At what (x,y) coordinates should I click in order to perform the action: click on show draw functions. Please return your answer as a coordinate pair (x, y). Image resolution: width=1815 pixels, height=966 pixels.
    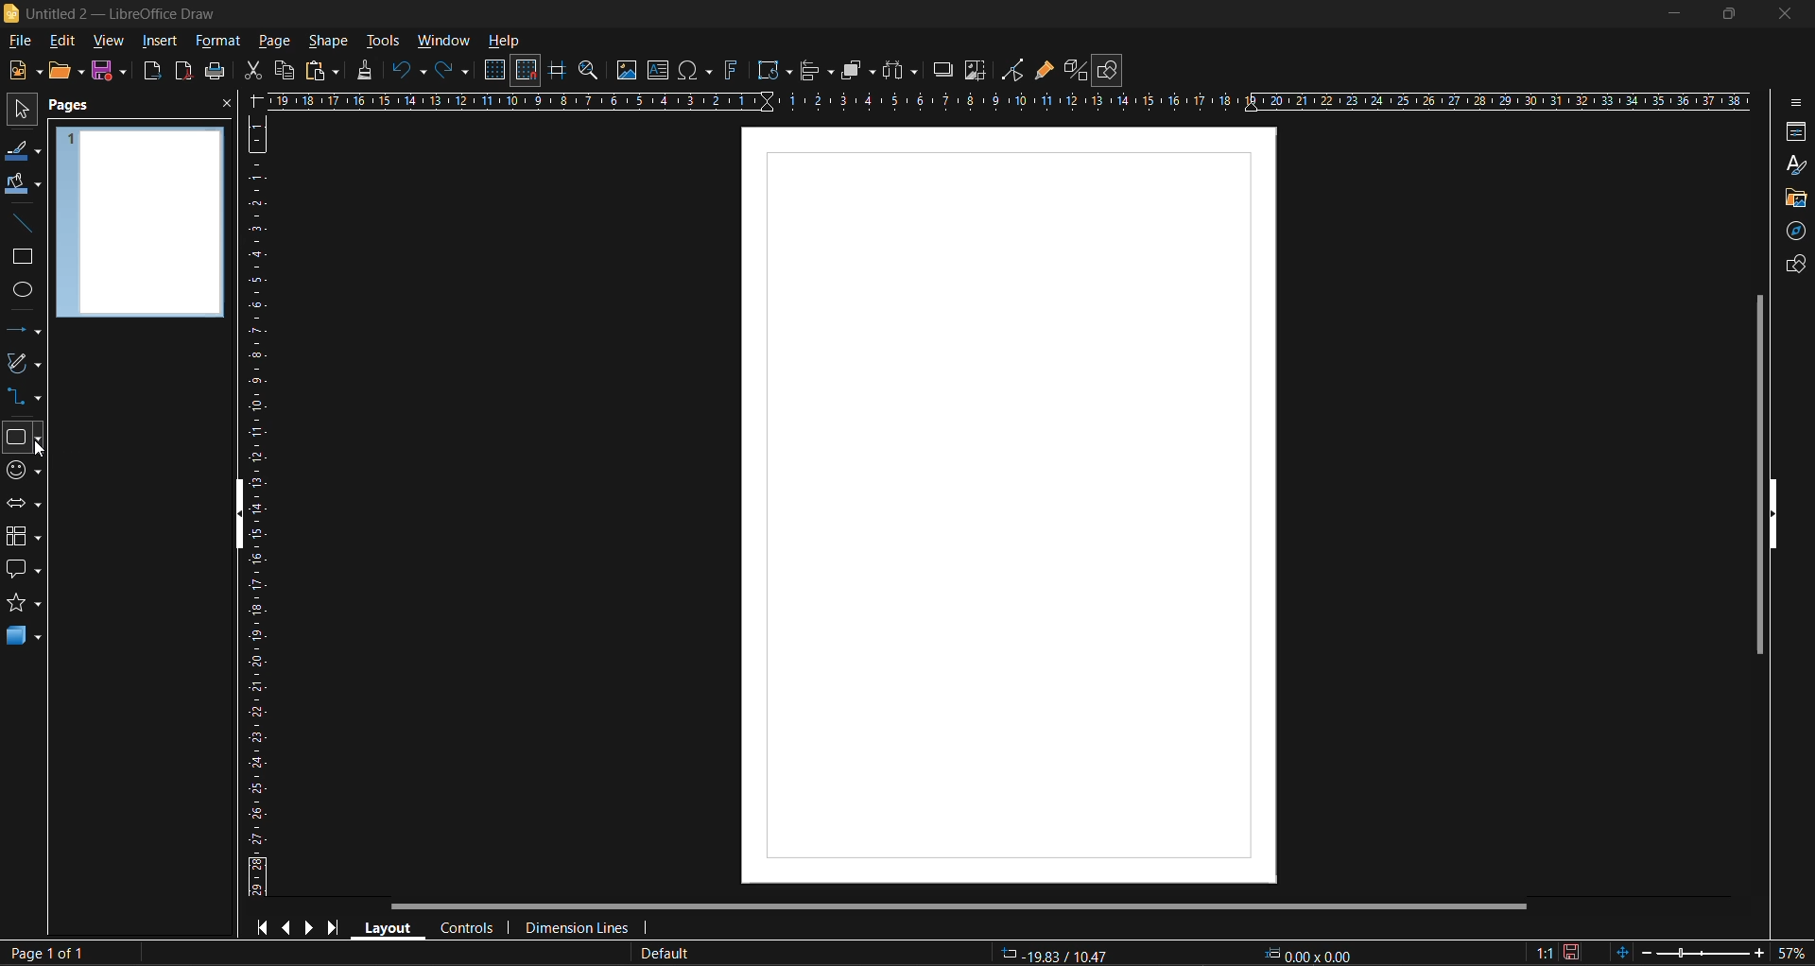
    Looking at the image, I should click on (1110, 71).